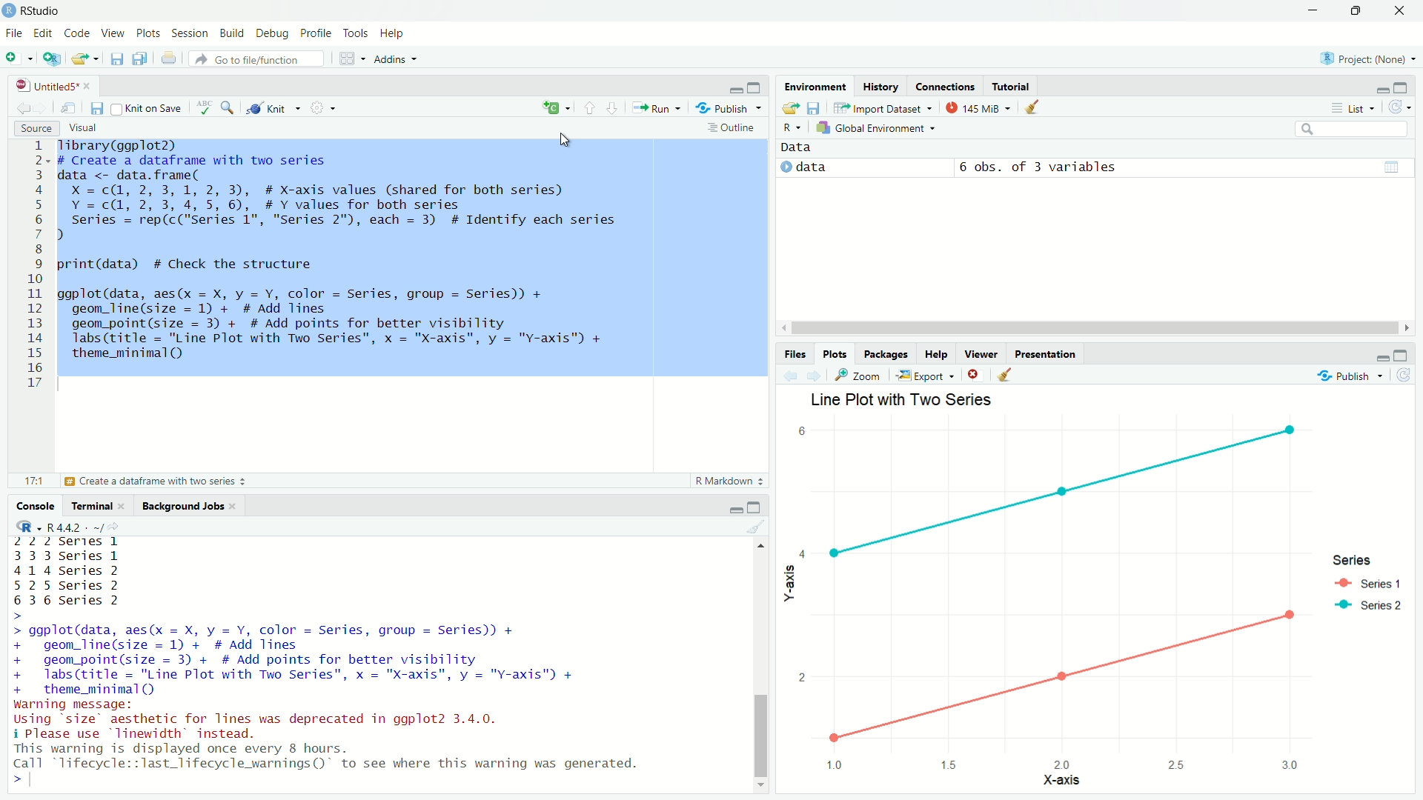  I want to click on Prsentation, so click(1050, 353).